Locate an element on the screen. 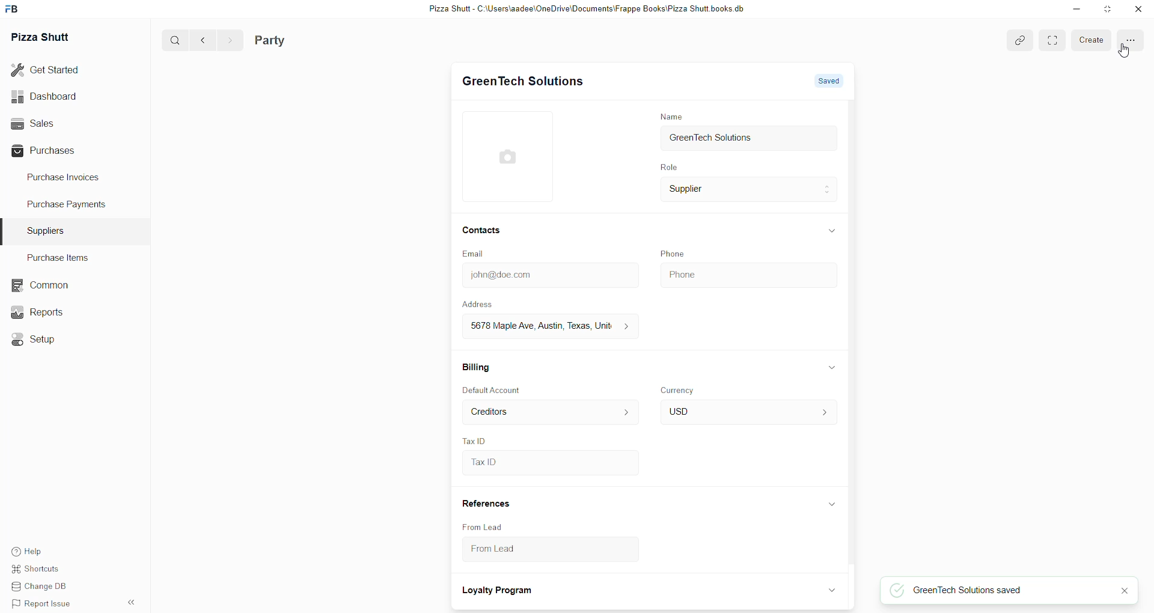  create is located at coordinates (1091, 39).